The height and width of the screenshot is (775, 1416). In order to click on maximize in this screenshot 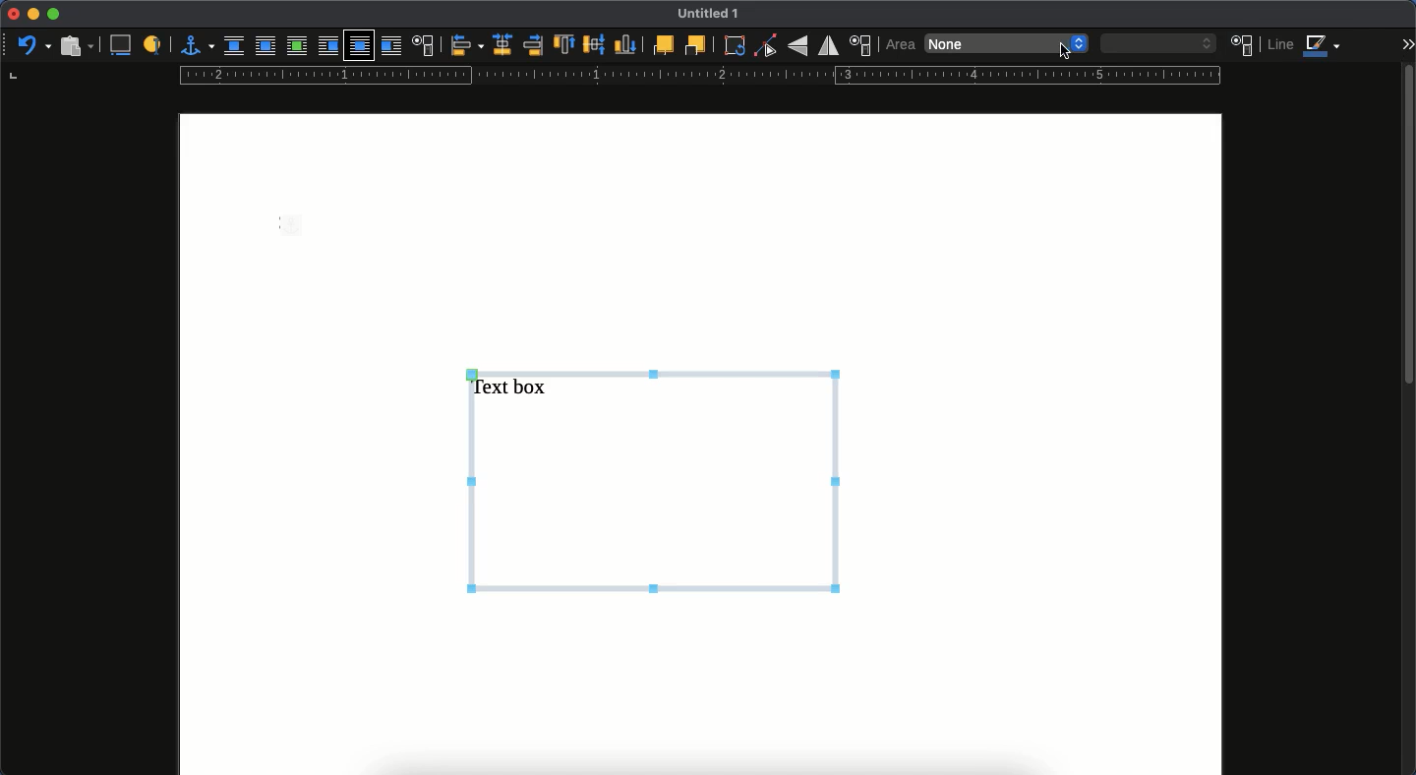, I will do `click(55, 15)`.